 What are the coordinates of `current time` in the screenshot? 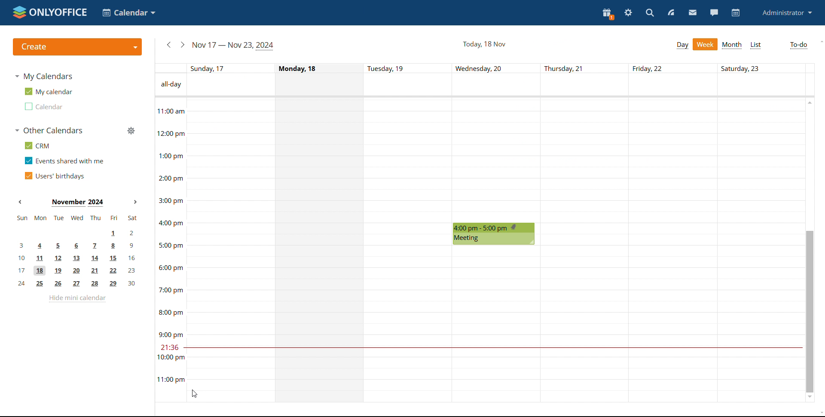 It's located at (492, 348).